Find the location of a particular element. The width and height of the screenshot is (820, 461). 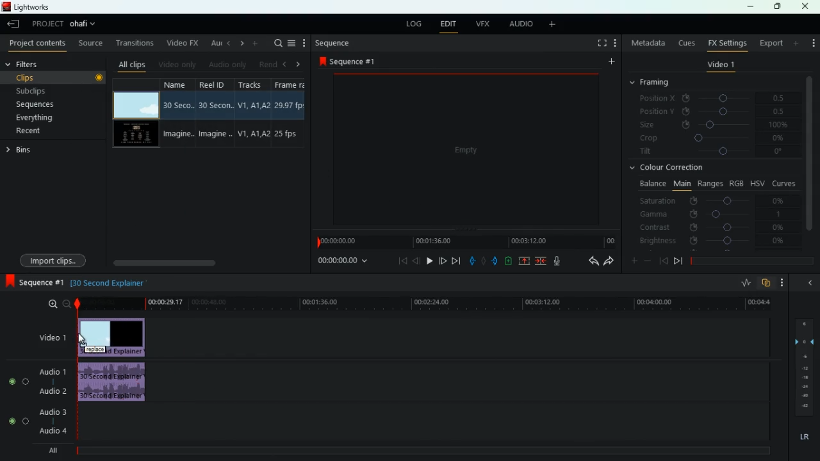

radio button is located at coordinates (16, 398).